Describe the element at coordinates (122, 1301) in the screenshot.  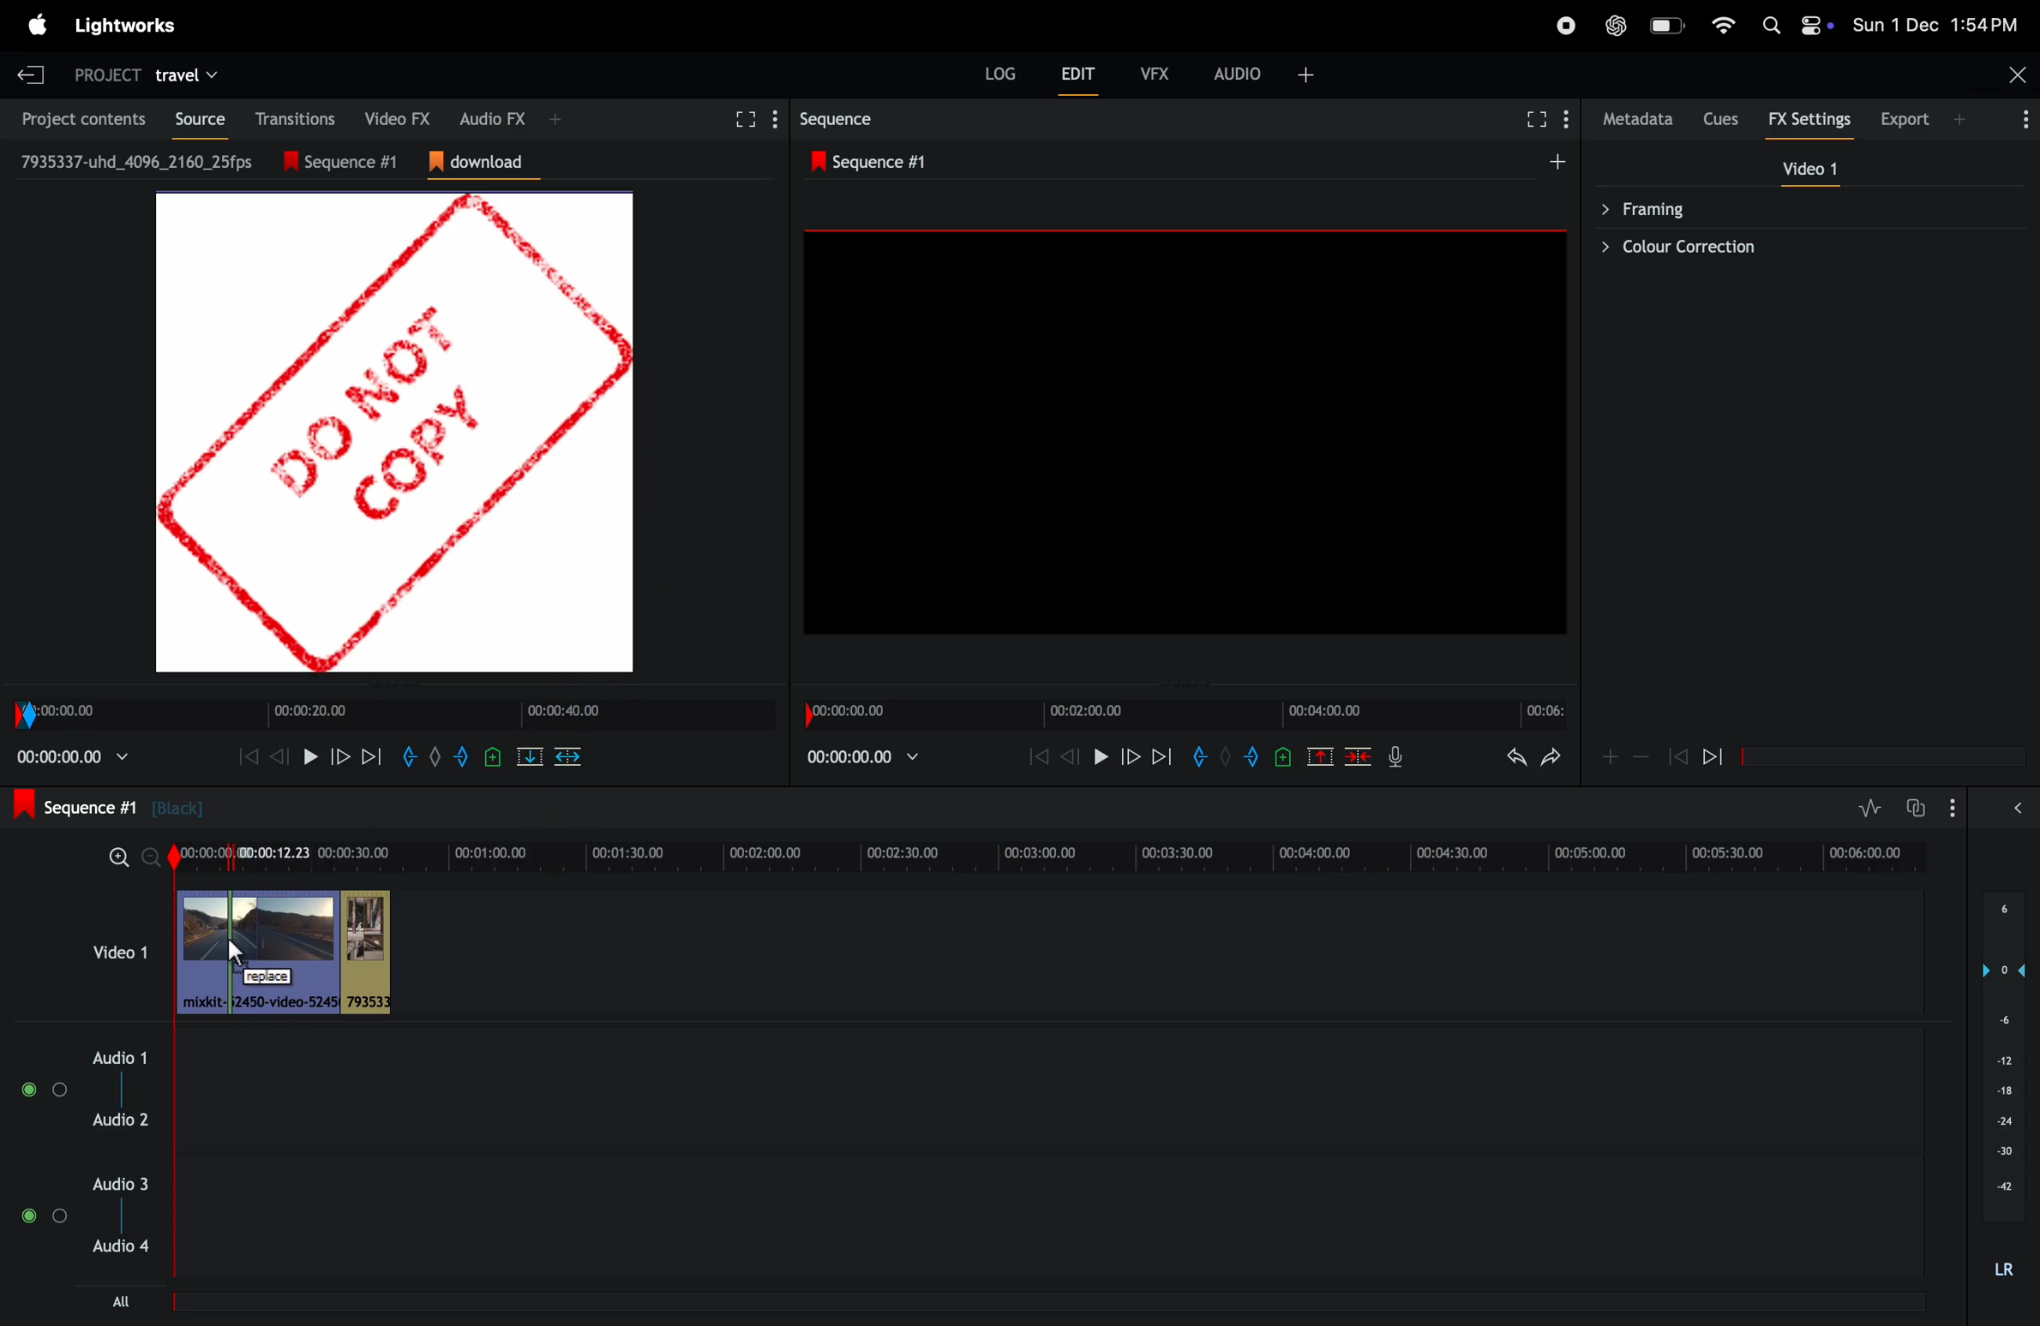
I see `all` at that location.